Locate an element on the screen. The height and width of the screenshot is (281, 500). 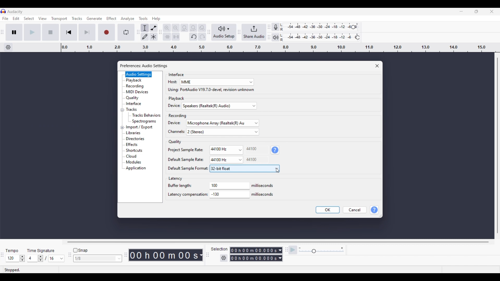
Increase/Decrease tempo is located at coordinates (22, 258).